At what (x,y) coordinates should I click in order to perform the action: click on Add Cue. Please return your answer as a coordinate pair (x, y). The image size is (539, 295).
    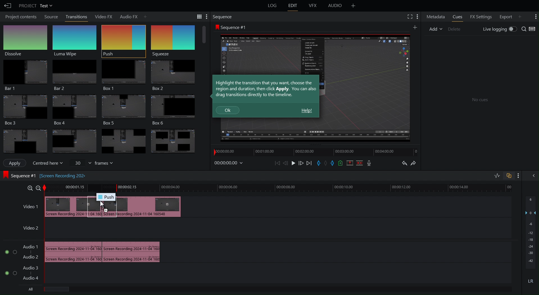
    Looking at the image, I should click on (341, 163).